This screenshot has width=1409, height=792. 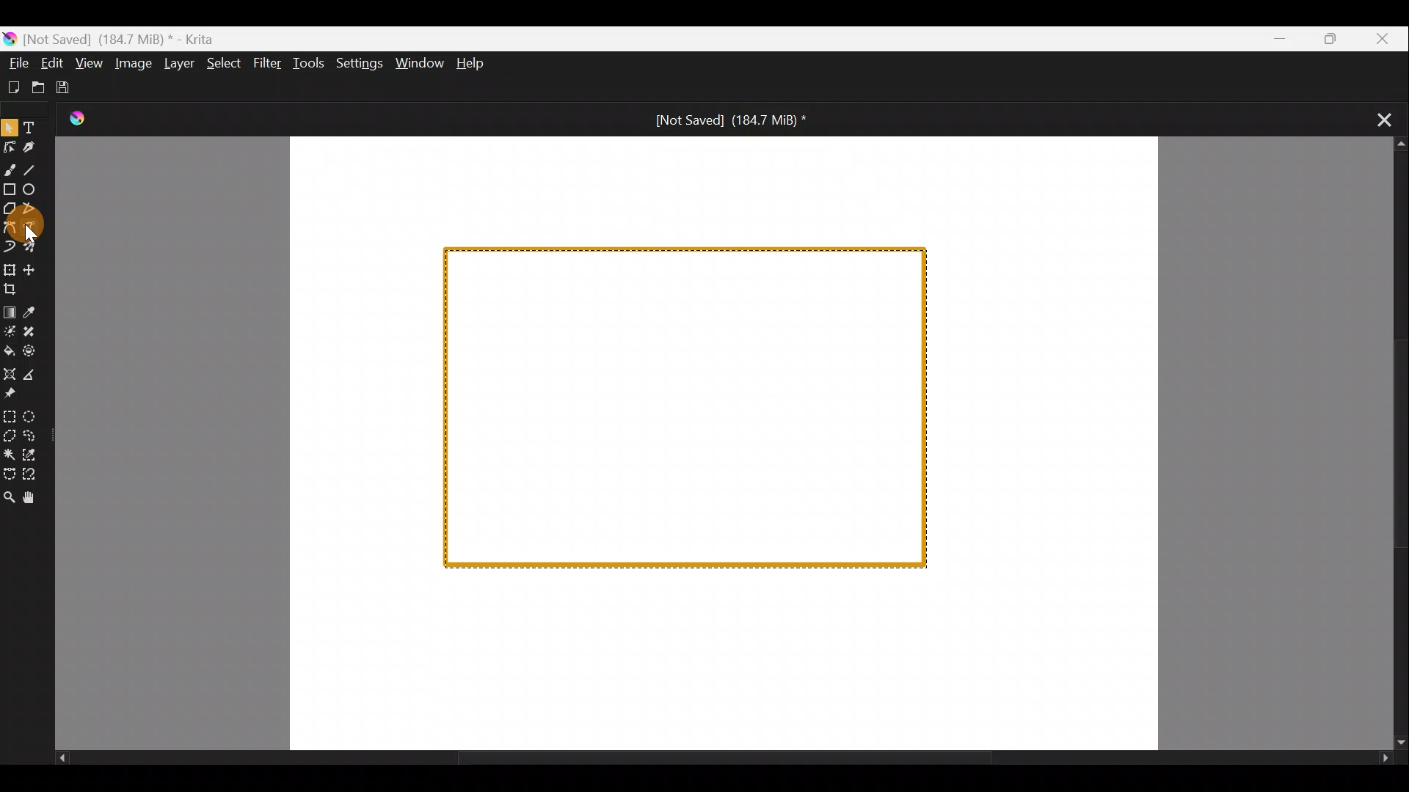 What do you see at coordinates (223, 64) in the screenshot?
I see `Select` at bounding box center [223, 64].